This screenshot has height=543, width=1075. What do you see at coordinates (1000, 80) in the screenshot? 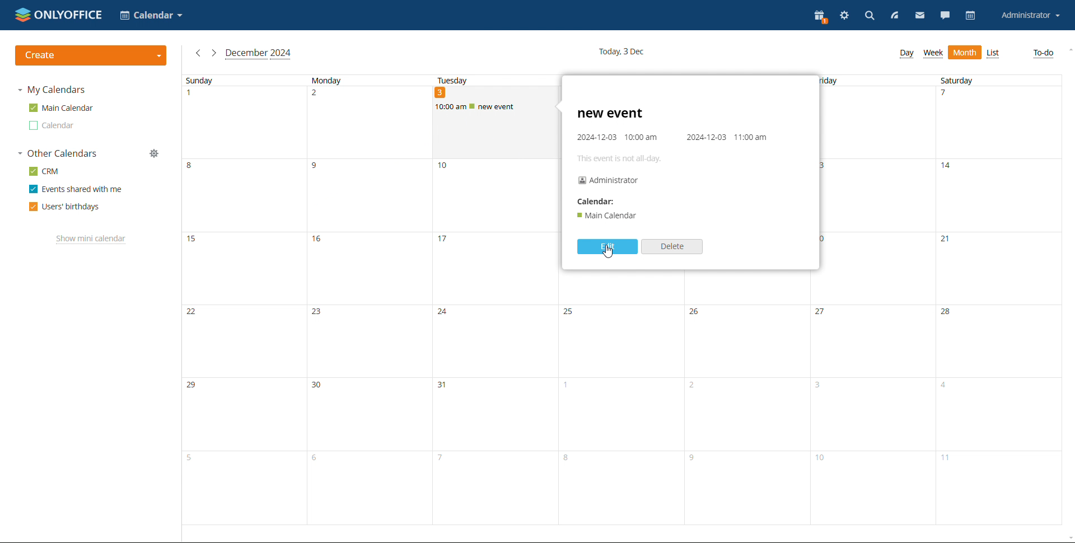
I see `Saturday` at bounding box center [1000, 80].